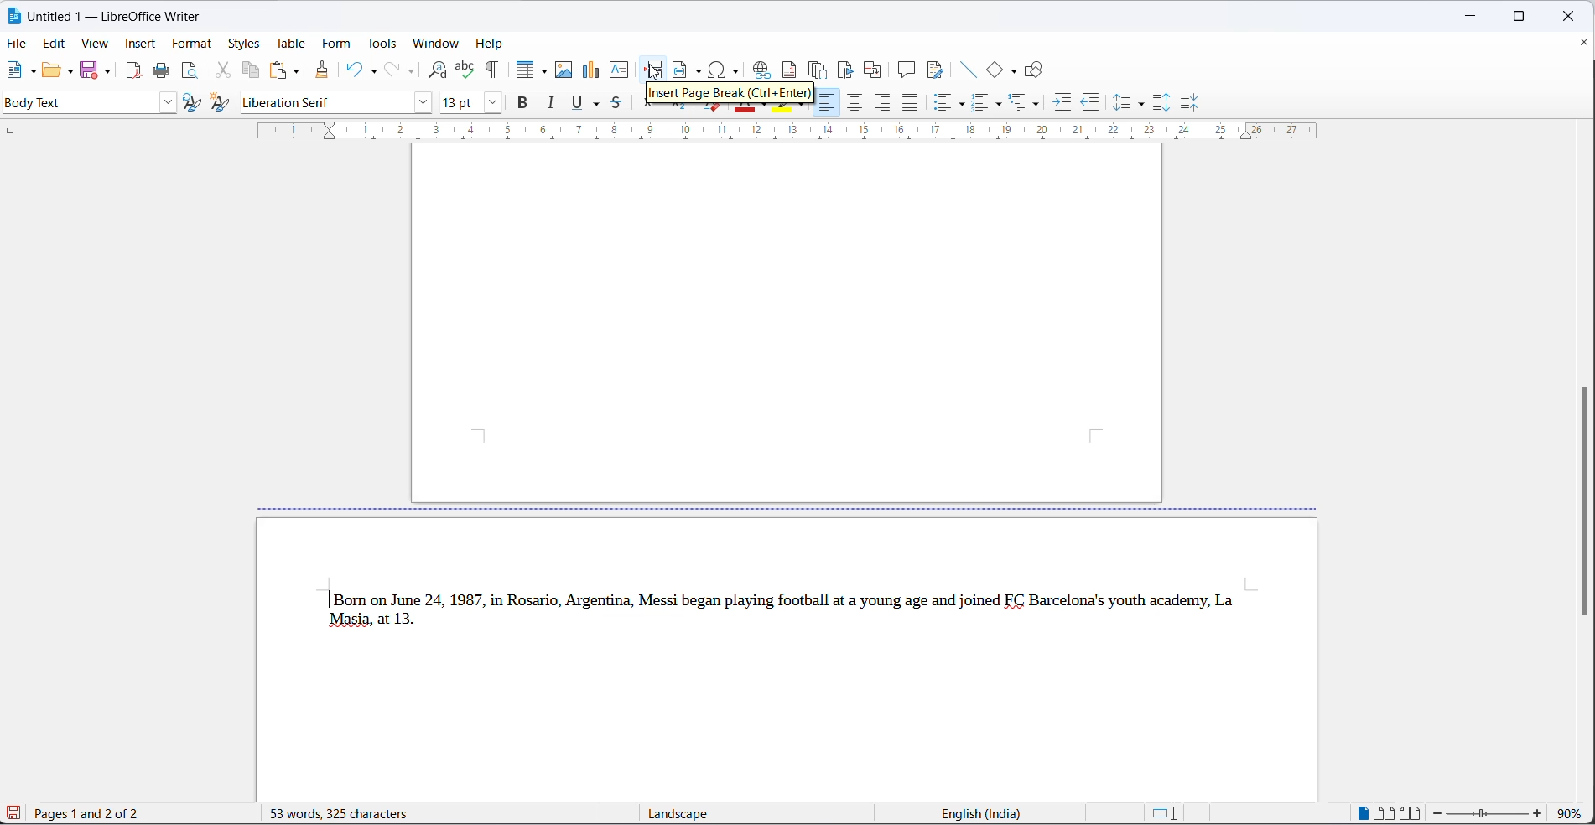 This screenshot has height=825, width=1595. I want to click on toggle unordered list options, so click(960, 103).